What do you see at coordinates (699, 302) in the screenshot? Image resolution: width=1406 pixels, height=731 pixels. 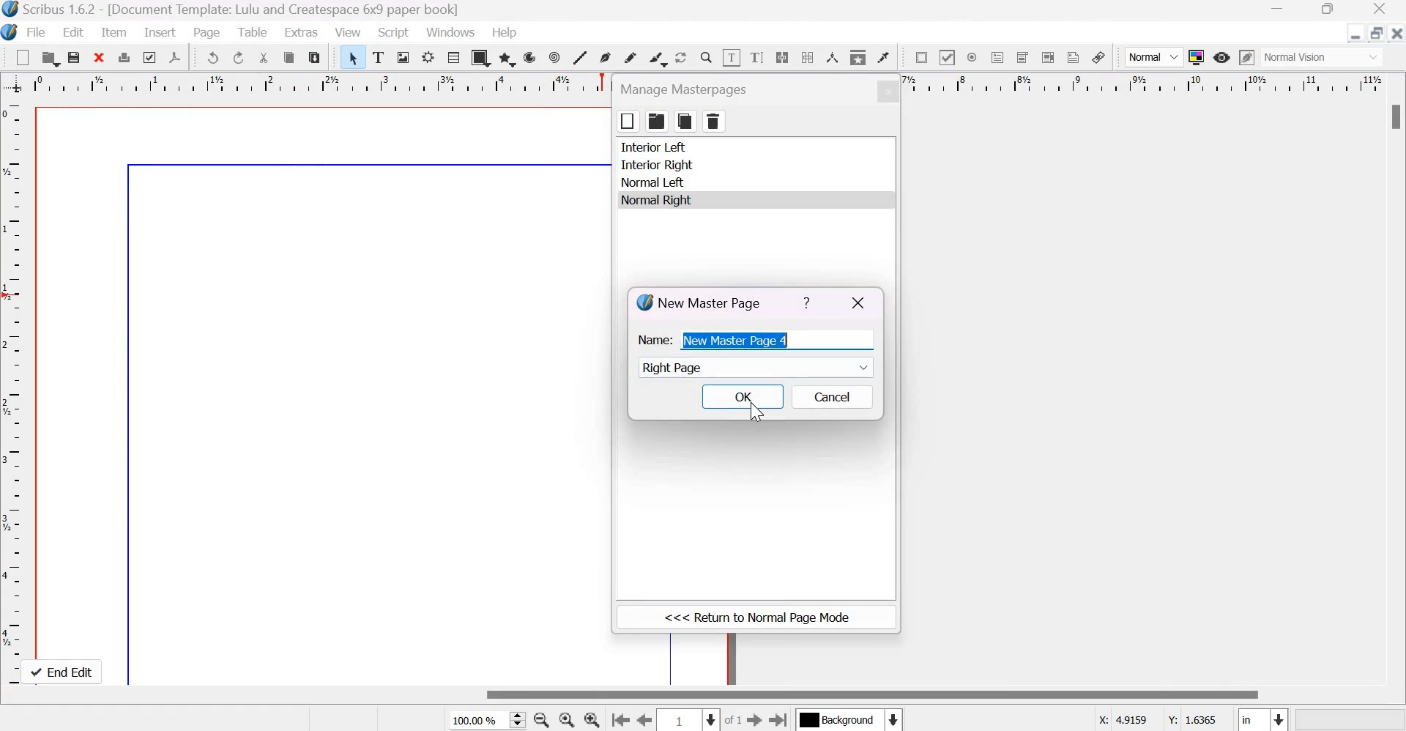 I see `New Master Page` at bounding box center [699, 302].